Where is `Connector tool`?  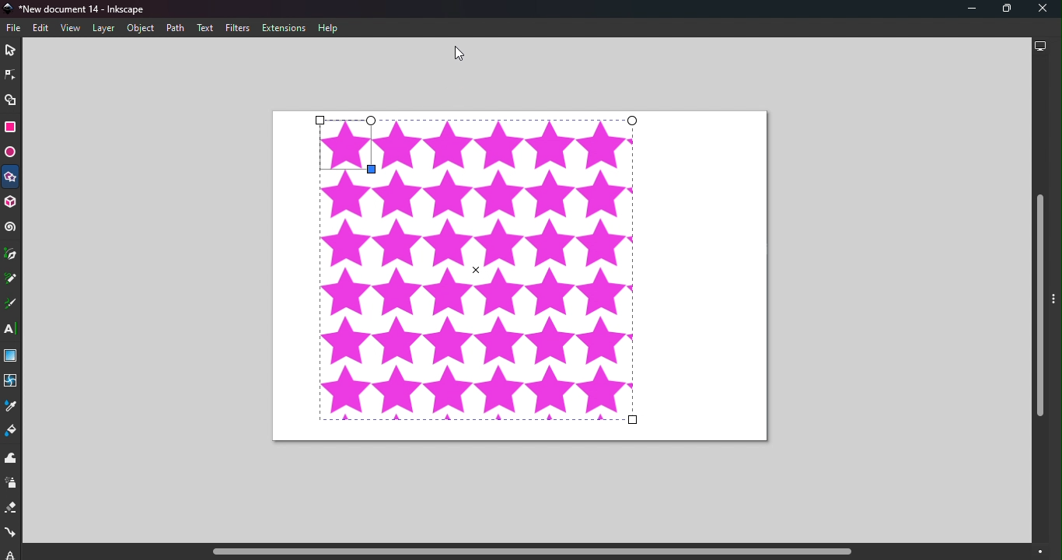 Connector tool is located at coordinates (10, 534).